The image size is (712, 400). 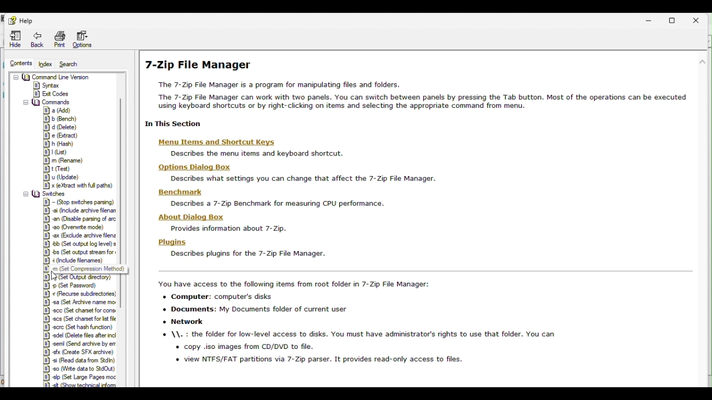 What do you see at coordinates (372, 326) in the screenshot?
I see `description text` at bounding box center [372, 326].